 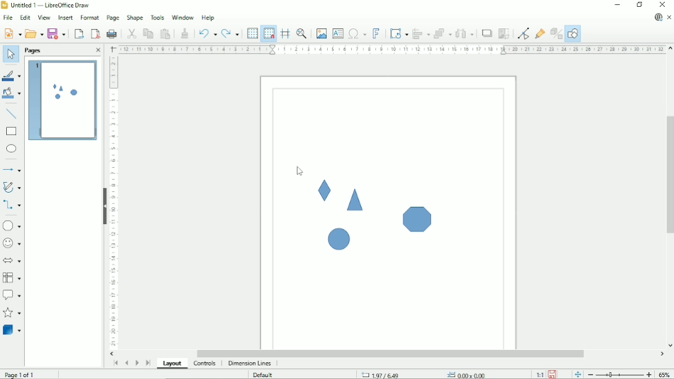 What do you see at coordinates (12, 243) in the screenshot?
I see `Symbol shapes` at bounding box center [12, 243].